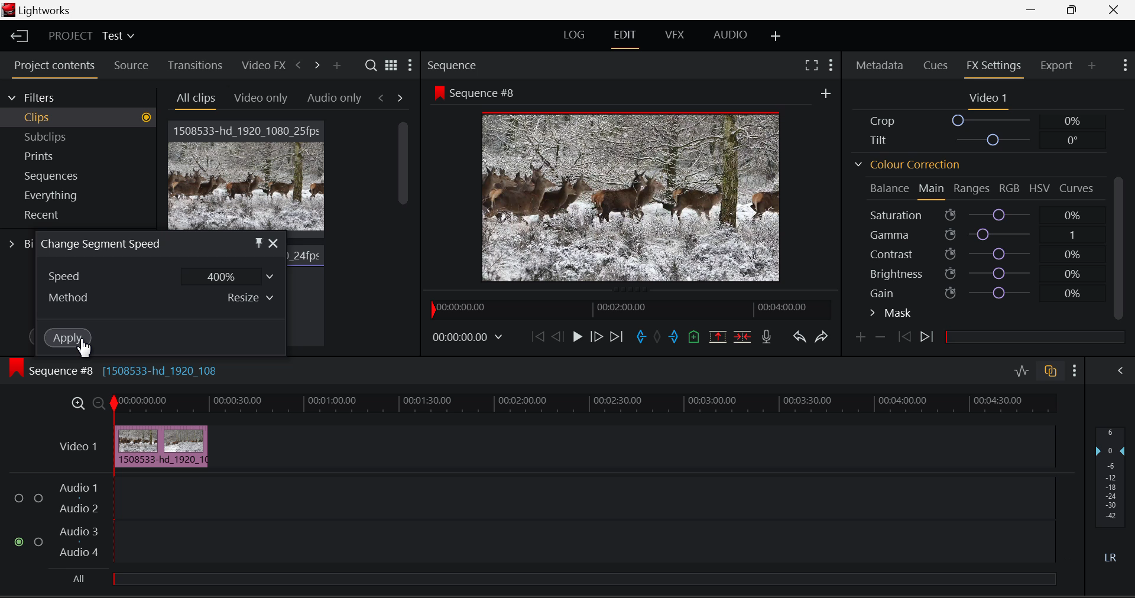 The image size is (1135, 598). What do you see at coordinates (86, 136) in the screenshot?
I see `Subclips` at bounding box center [86, 136].